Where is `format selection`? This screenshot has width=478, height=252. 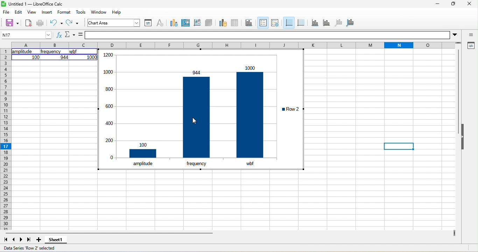
format selection is located at coordinates (149, 23).